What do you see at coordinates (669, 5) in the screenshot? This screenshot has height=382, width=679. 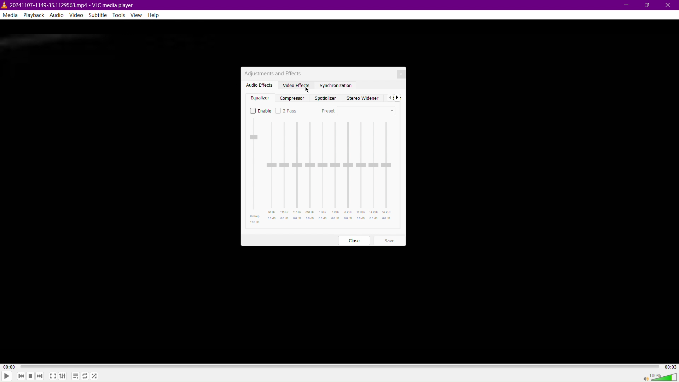 I see `Close` at bounding box center [669, 5].